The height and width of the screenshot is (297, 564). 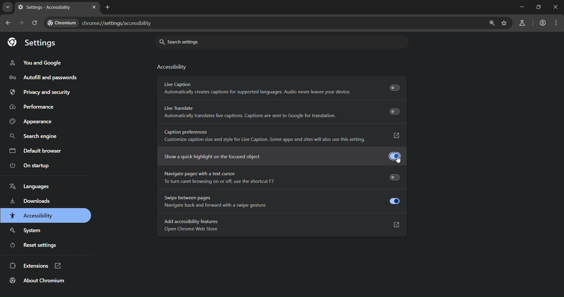 What do you see at coordinates (31, 186) in the screenshot?
I see `languages` at bounding box center [31, 186].